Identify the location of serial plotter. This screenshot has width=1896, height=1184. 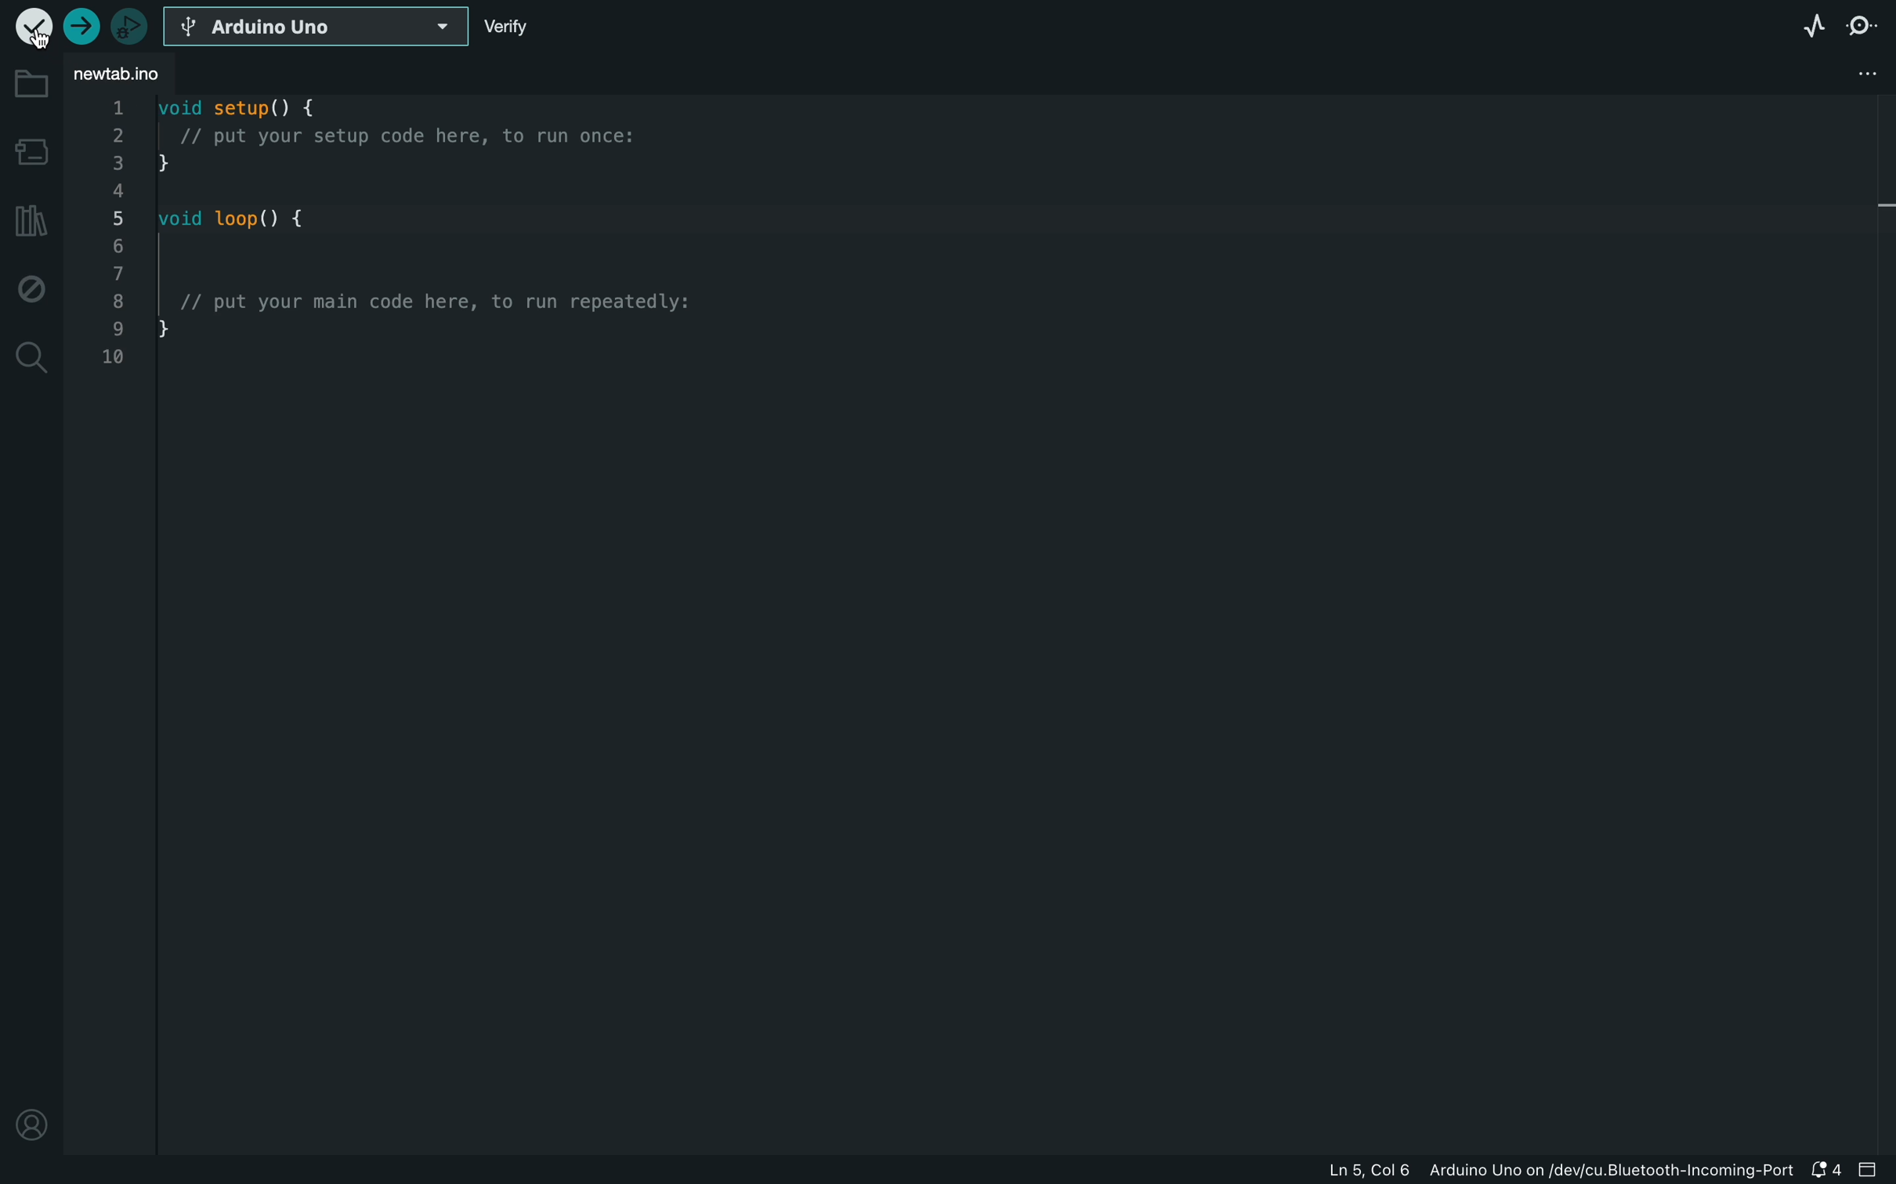
(1810, 29).